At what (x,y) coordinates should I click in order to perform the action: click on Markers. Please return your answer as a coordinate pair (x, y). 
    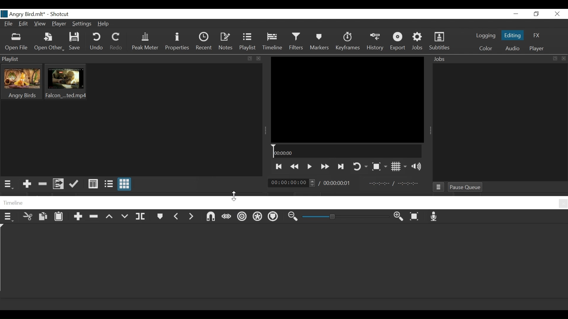
    Looking at the image, I should click on (159, 217).